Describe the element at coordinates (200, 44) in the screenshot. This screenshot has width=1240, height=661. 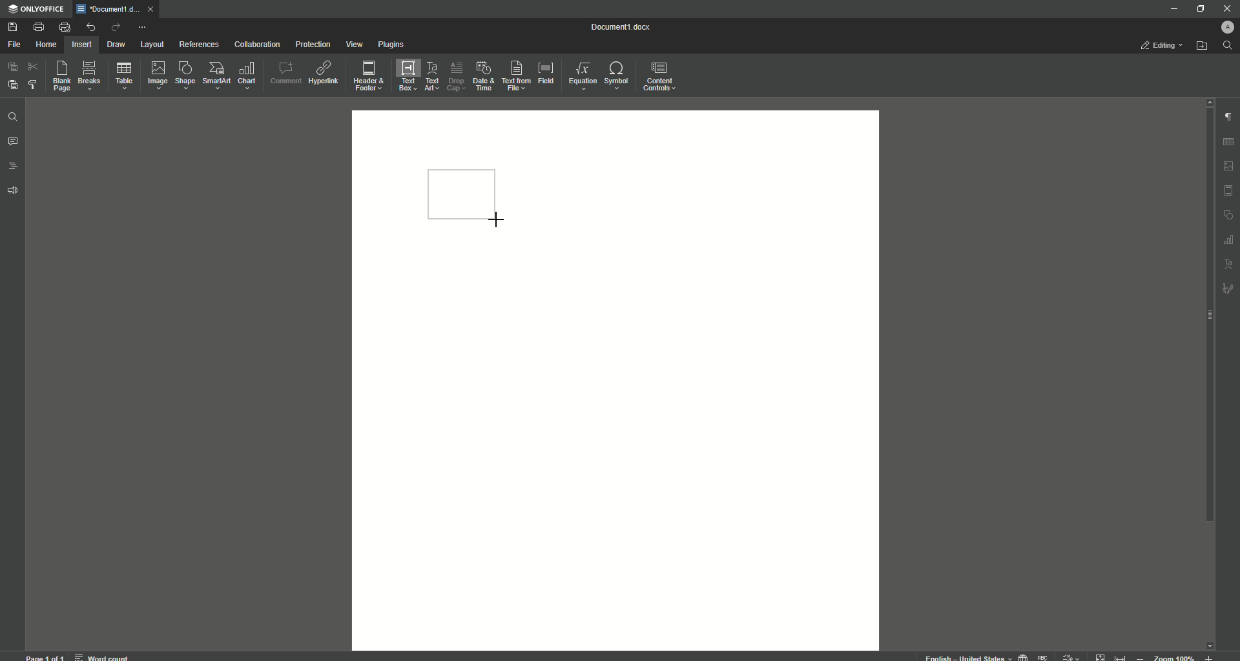
I see `References` at that location.